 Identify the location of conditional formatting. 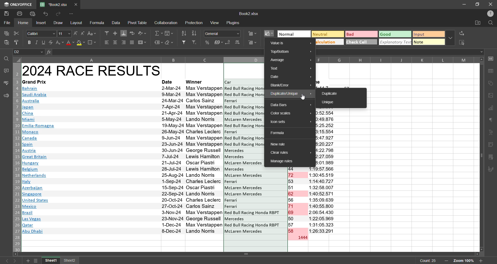
(270, 33).